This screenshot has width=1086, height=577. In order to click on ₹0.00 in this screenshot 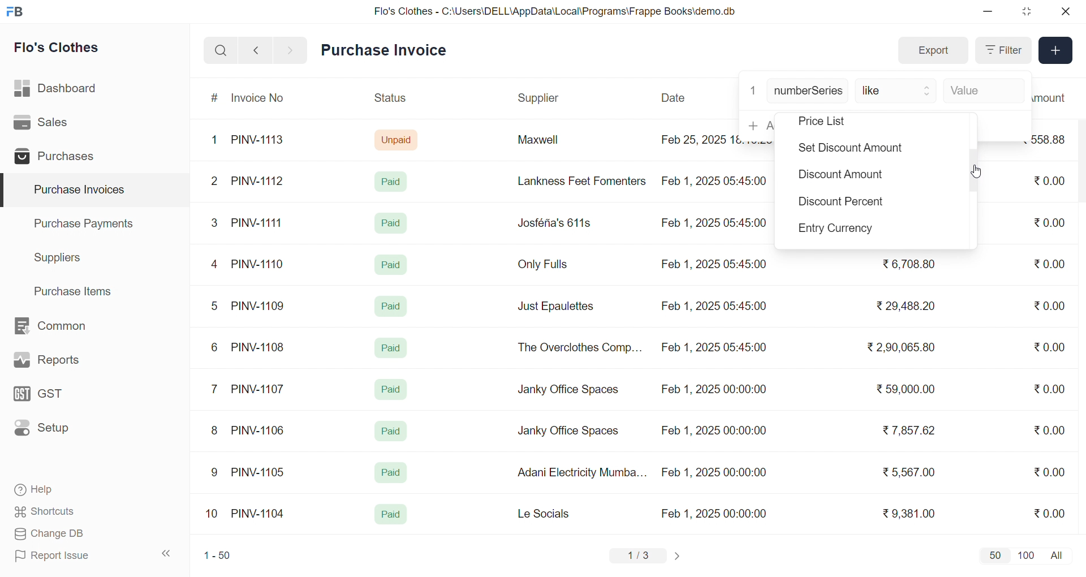, I will do `click(1051, 222)`.